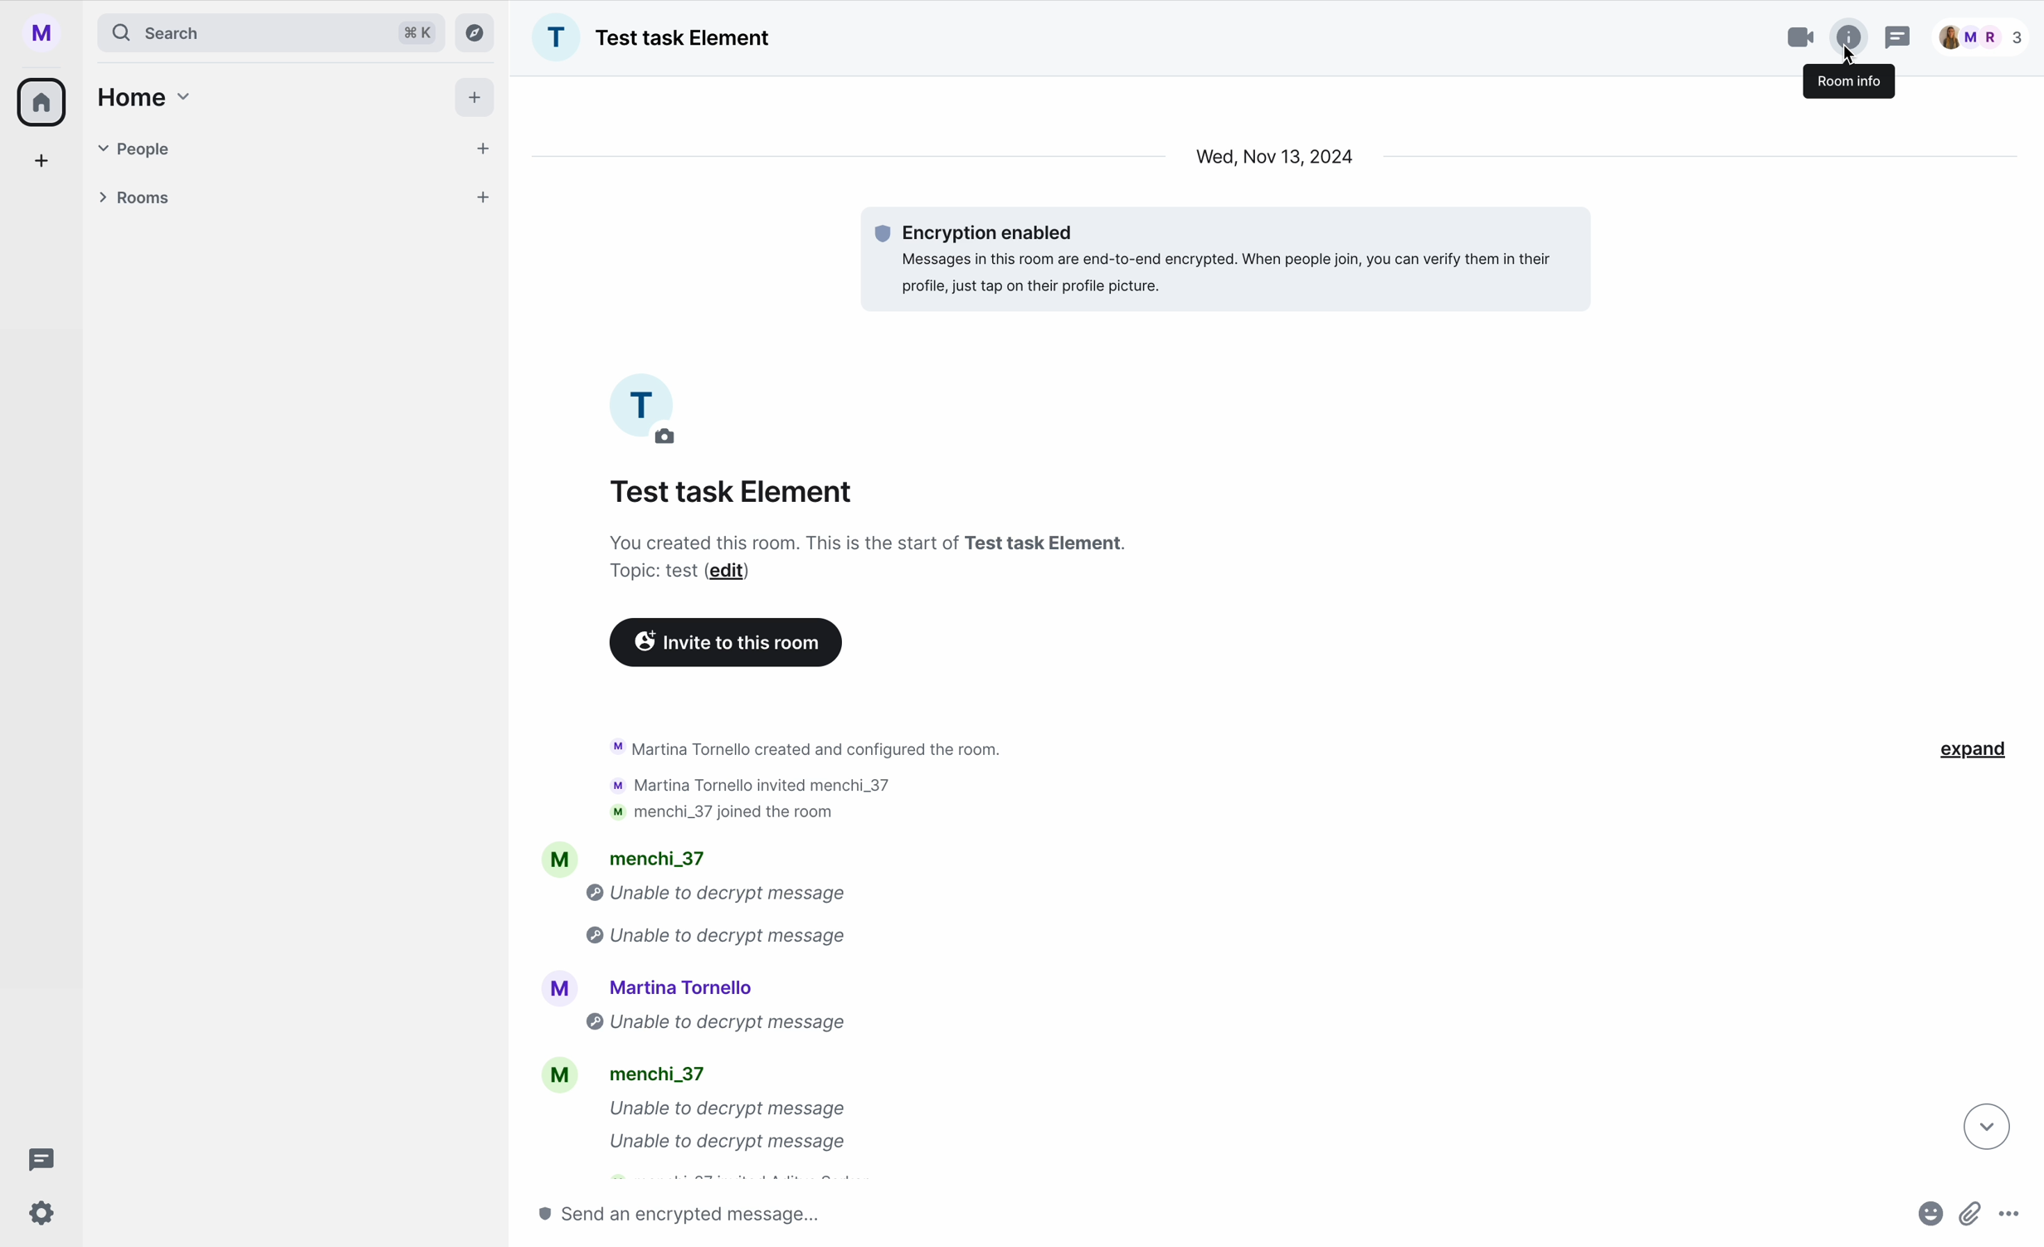 This screenshot has height=1247, width=2044. Describe the element at coordinates (1798, 39) in the screenshot. I see `video call` at that location.